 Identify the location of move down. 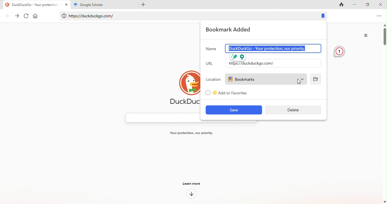
(384, 201).